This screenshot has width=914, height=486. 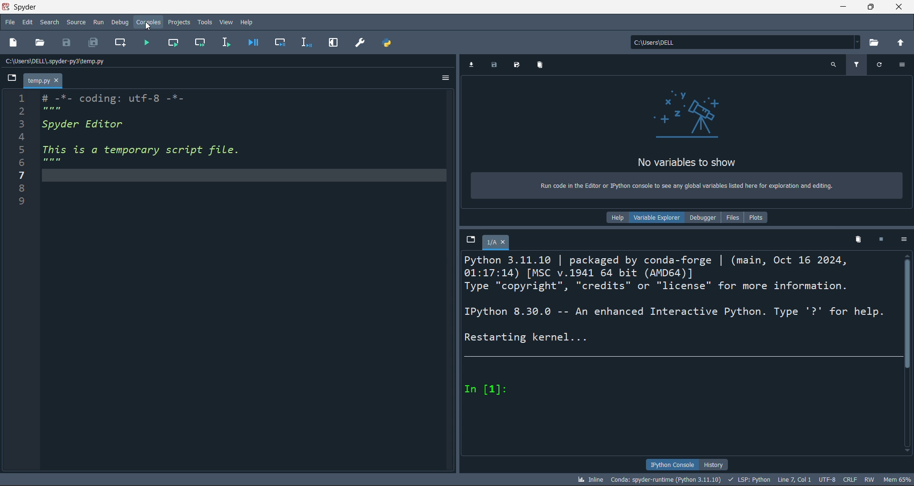 I want to click on open file, so click(x=42, y=43).